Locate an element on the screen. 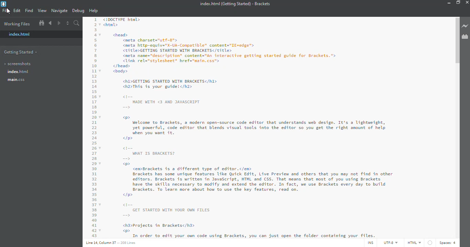 The image size is (470, 247). find is located at coordinates (30, 10).